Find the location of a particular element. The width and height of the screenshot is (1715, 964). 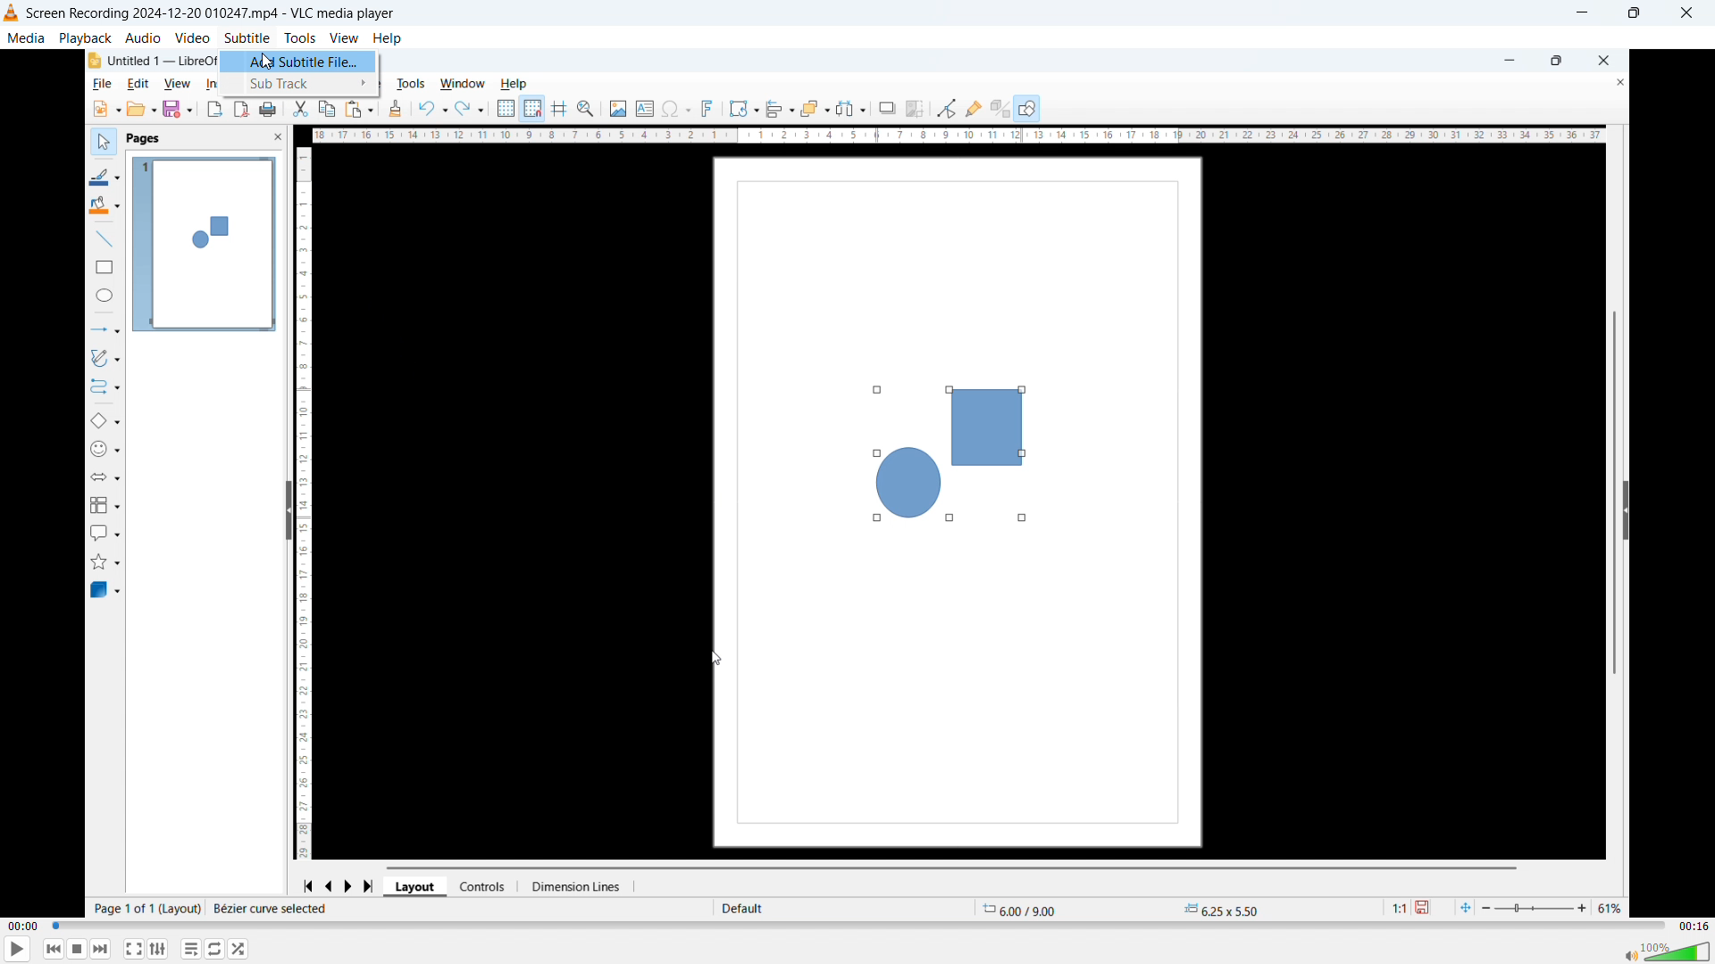

Time elapsed  is located at coordinates (24, 927).